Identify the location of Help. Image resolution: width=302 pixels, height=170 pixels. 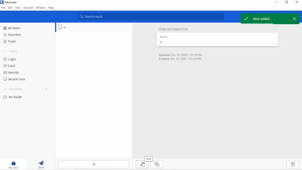
(51, 7).